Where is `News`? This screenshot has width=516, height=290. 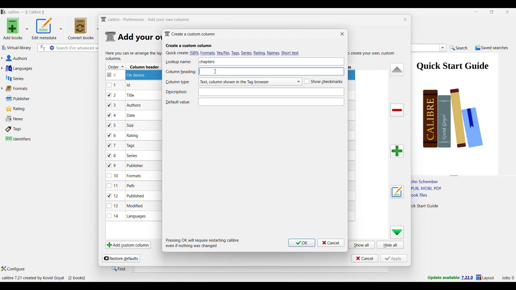 News is located at coordinates (25, 119).